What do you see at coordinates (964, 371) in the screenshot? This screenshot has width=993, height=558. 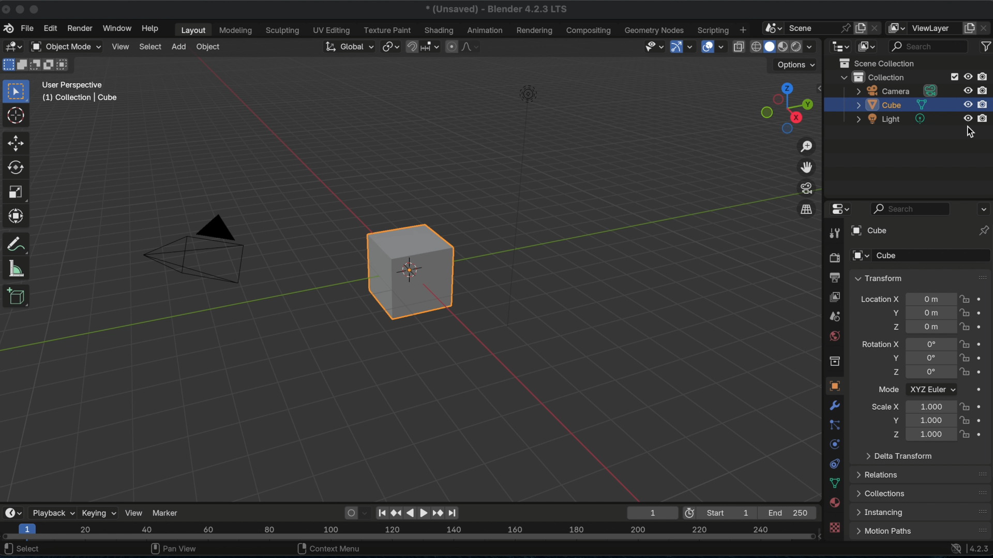 I see `lock rotation` at bounding box center [964, 371].